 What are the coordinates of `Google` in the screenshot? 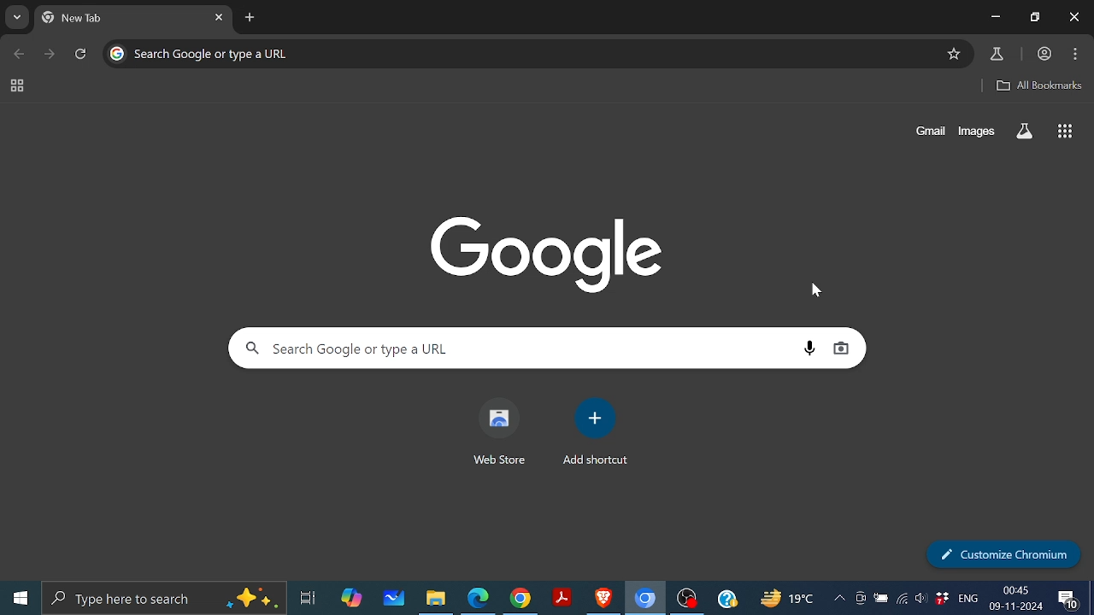 It's located at (552, 255).